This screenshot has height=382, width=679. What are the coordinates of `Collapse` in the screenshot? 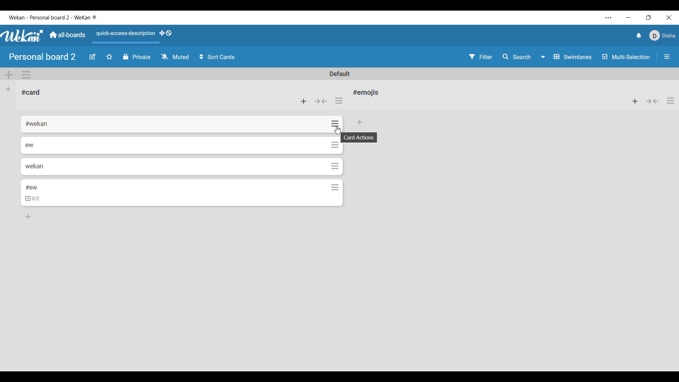 It's located at (321, 101).